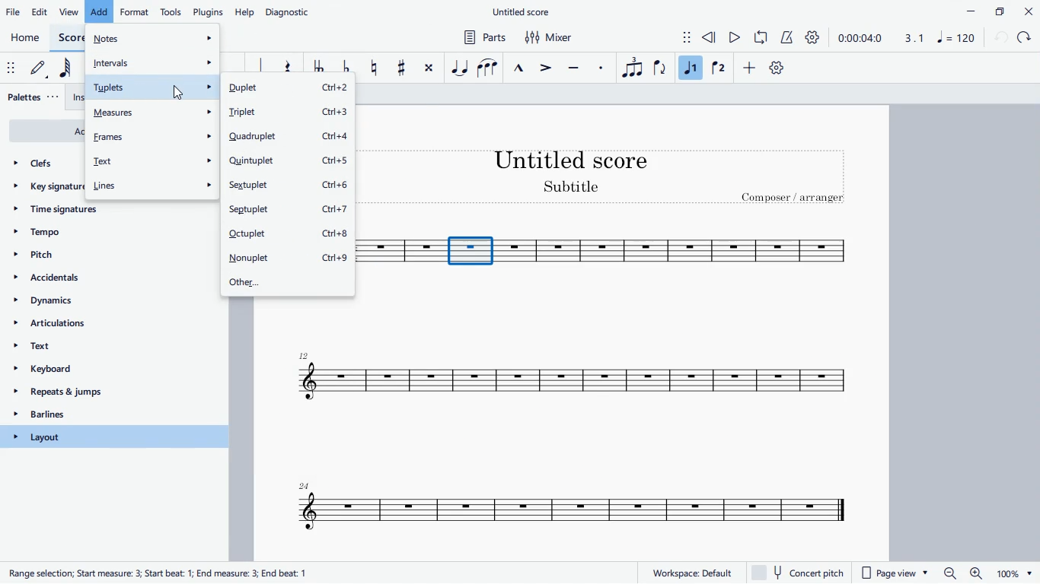 This screenshot has width=1040, height=584. What do you see at coordinates (710, 38) in the screenshot?
I see `rewind` at bounding box center [710, 38].